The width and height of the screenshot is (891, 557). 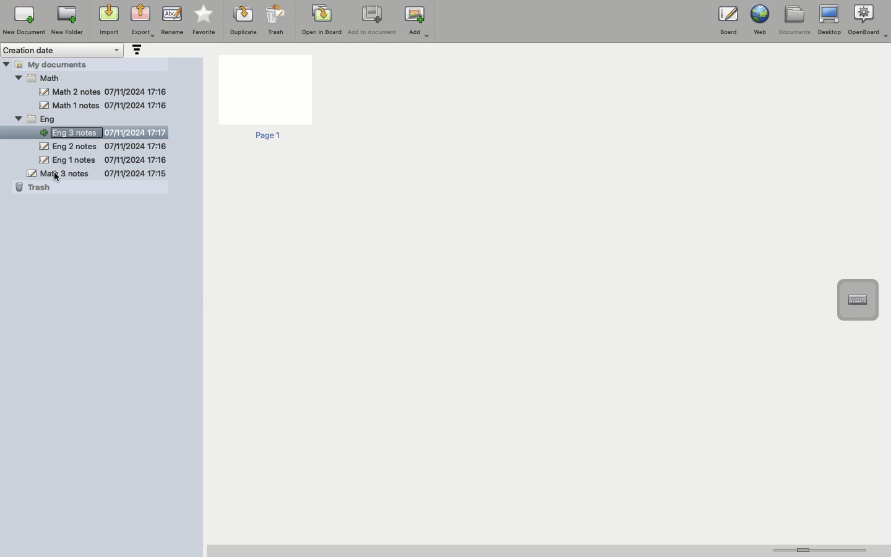 I want to click on Documents, so click(x=794, y=20).